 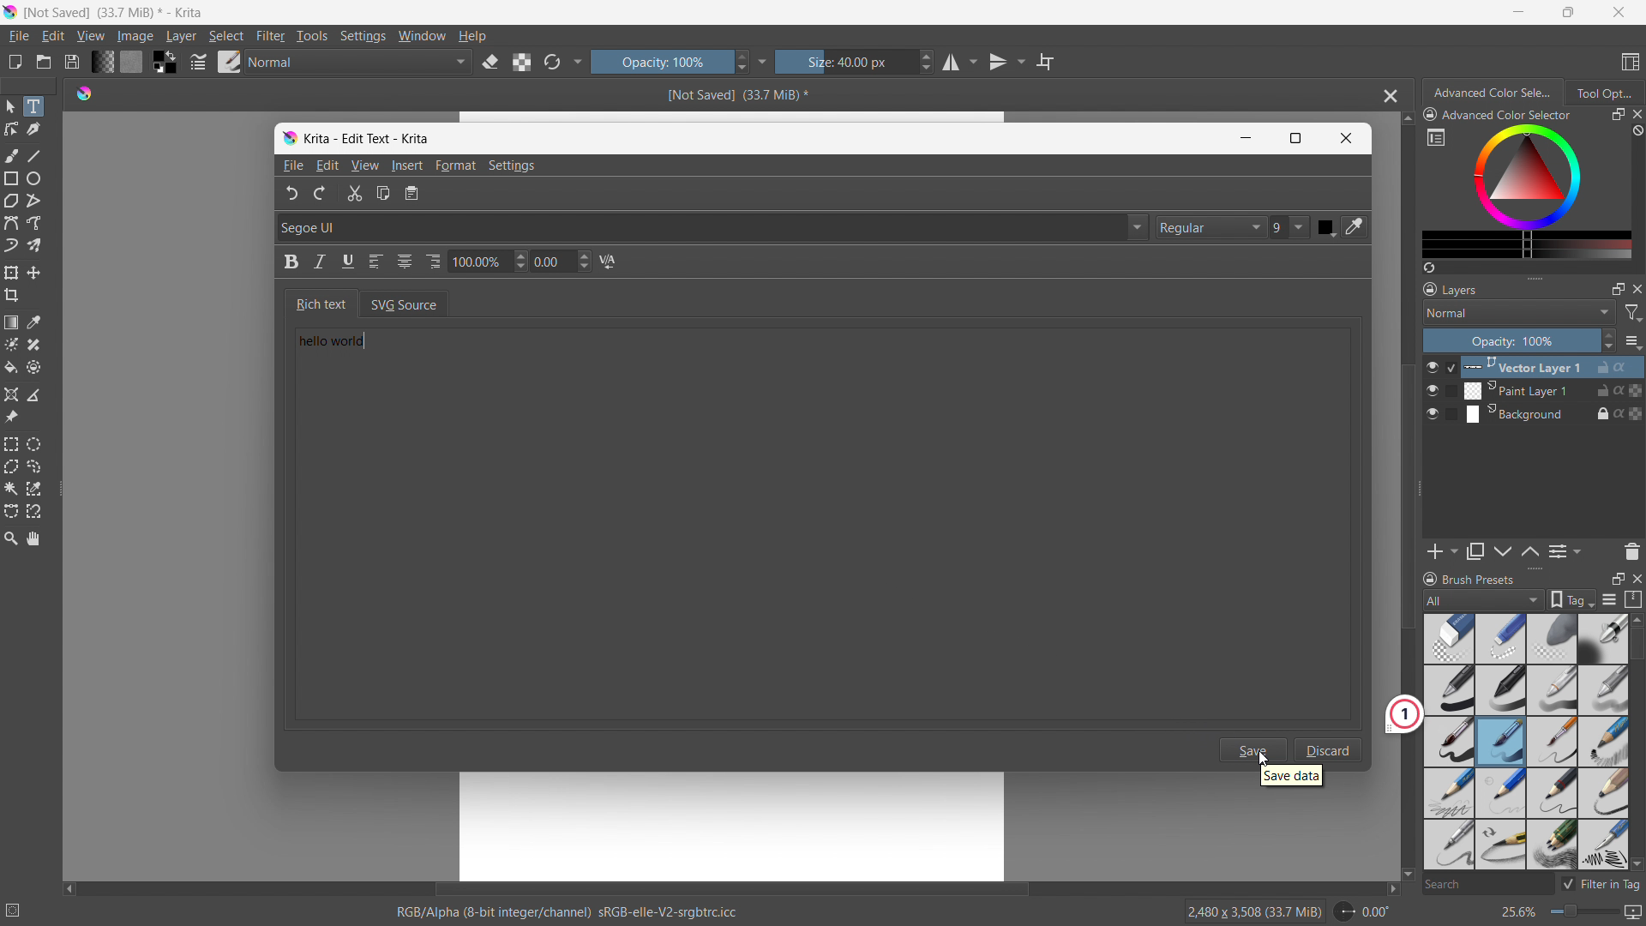 I want to click on sketch pencil, so click(x=1601, y=743).